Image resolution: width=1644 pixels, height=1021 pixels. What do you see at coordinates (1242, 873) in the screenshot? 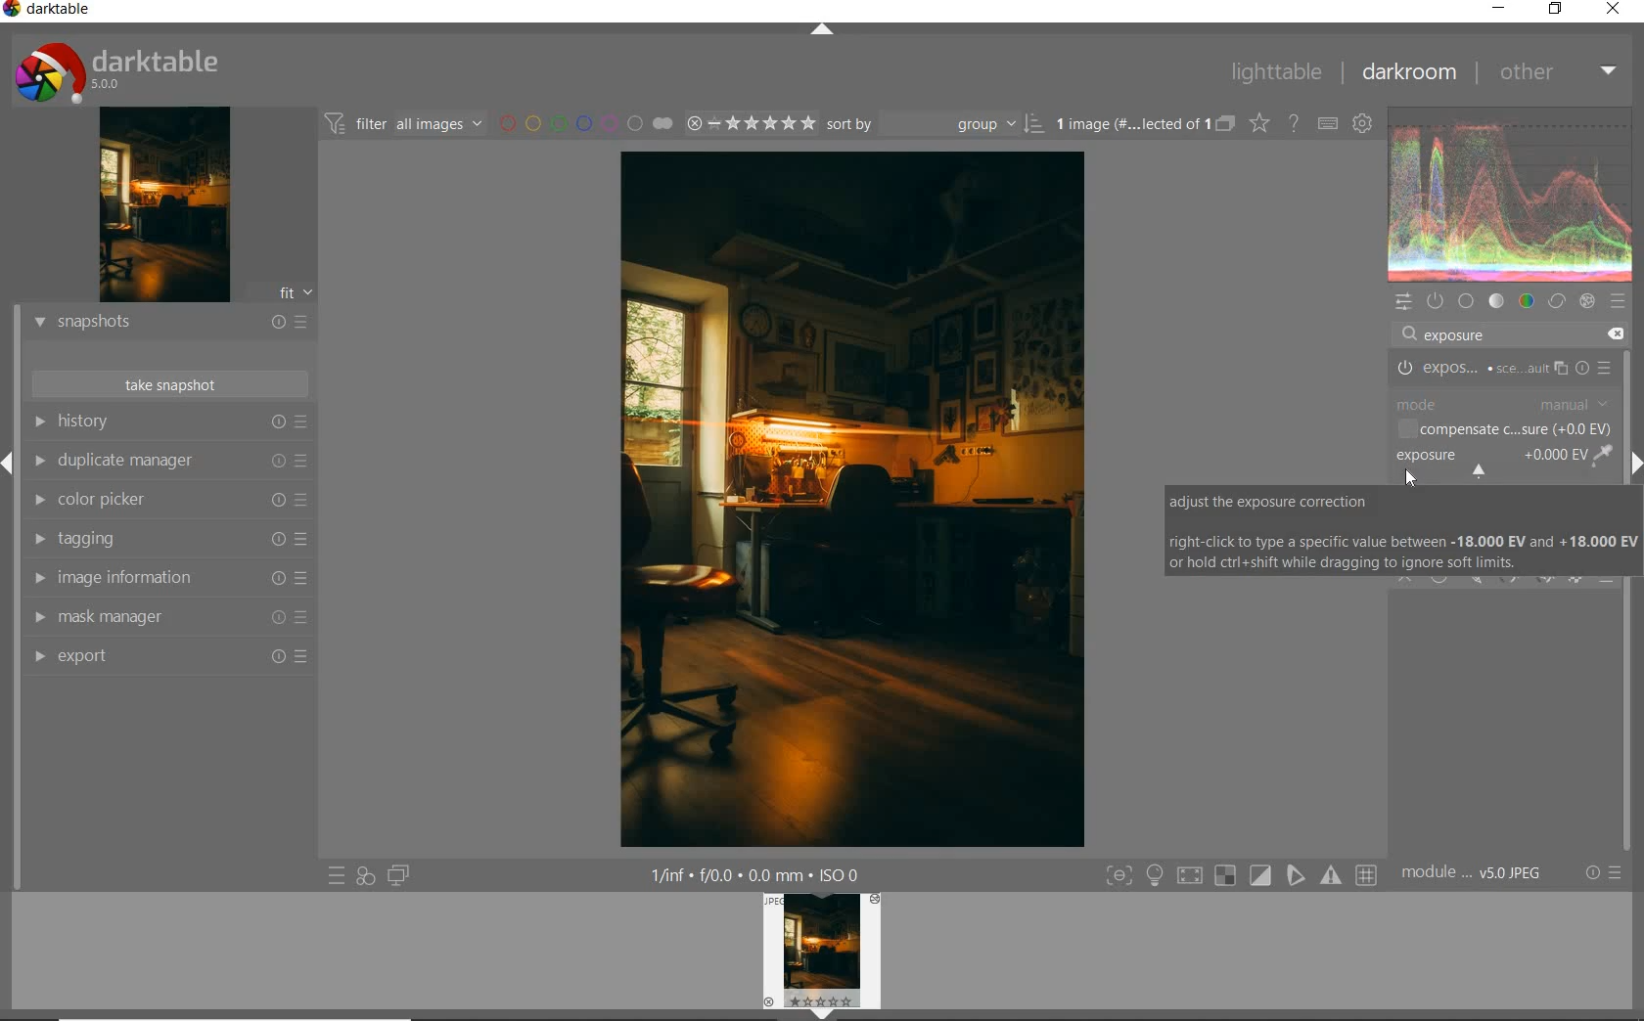
I see `toggle modes` at bounding box center [1242, 873].